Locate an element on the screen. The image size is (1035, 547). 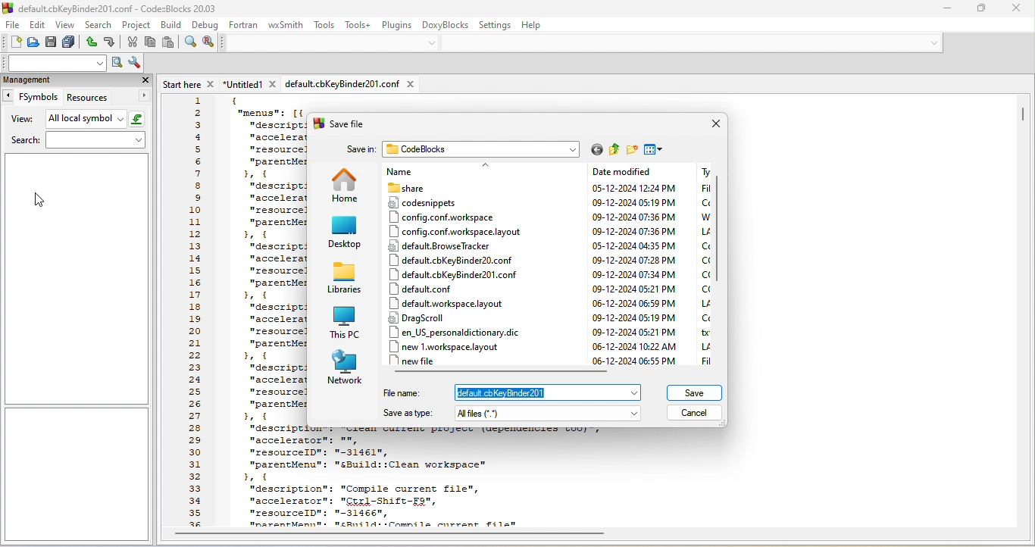
run search is located at coordinates (117, 63).